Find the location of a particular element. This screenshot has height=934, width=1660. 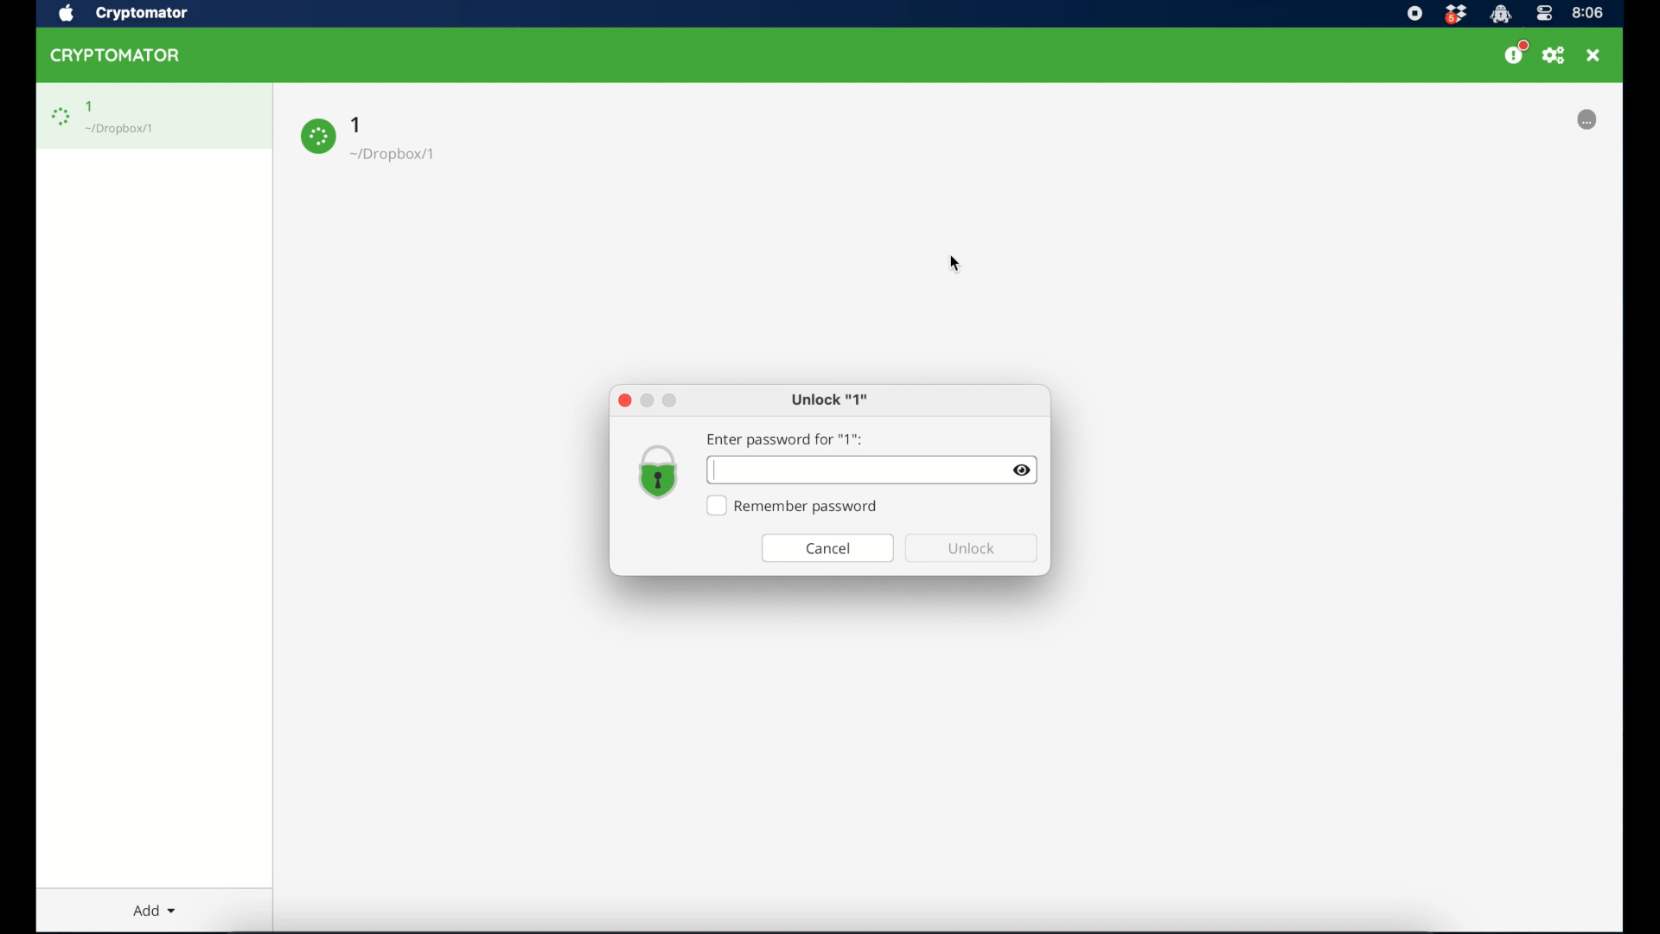

close is located at coordinates (623, 400).